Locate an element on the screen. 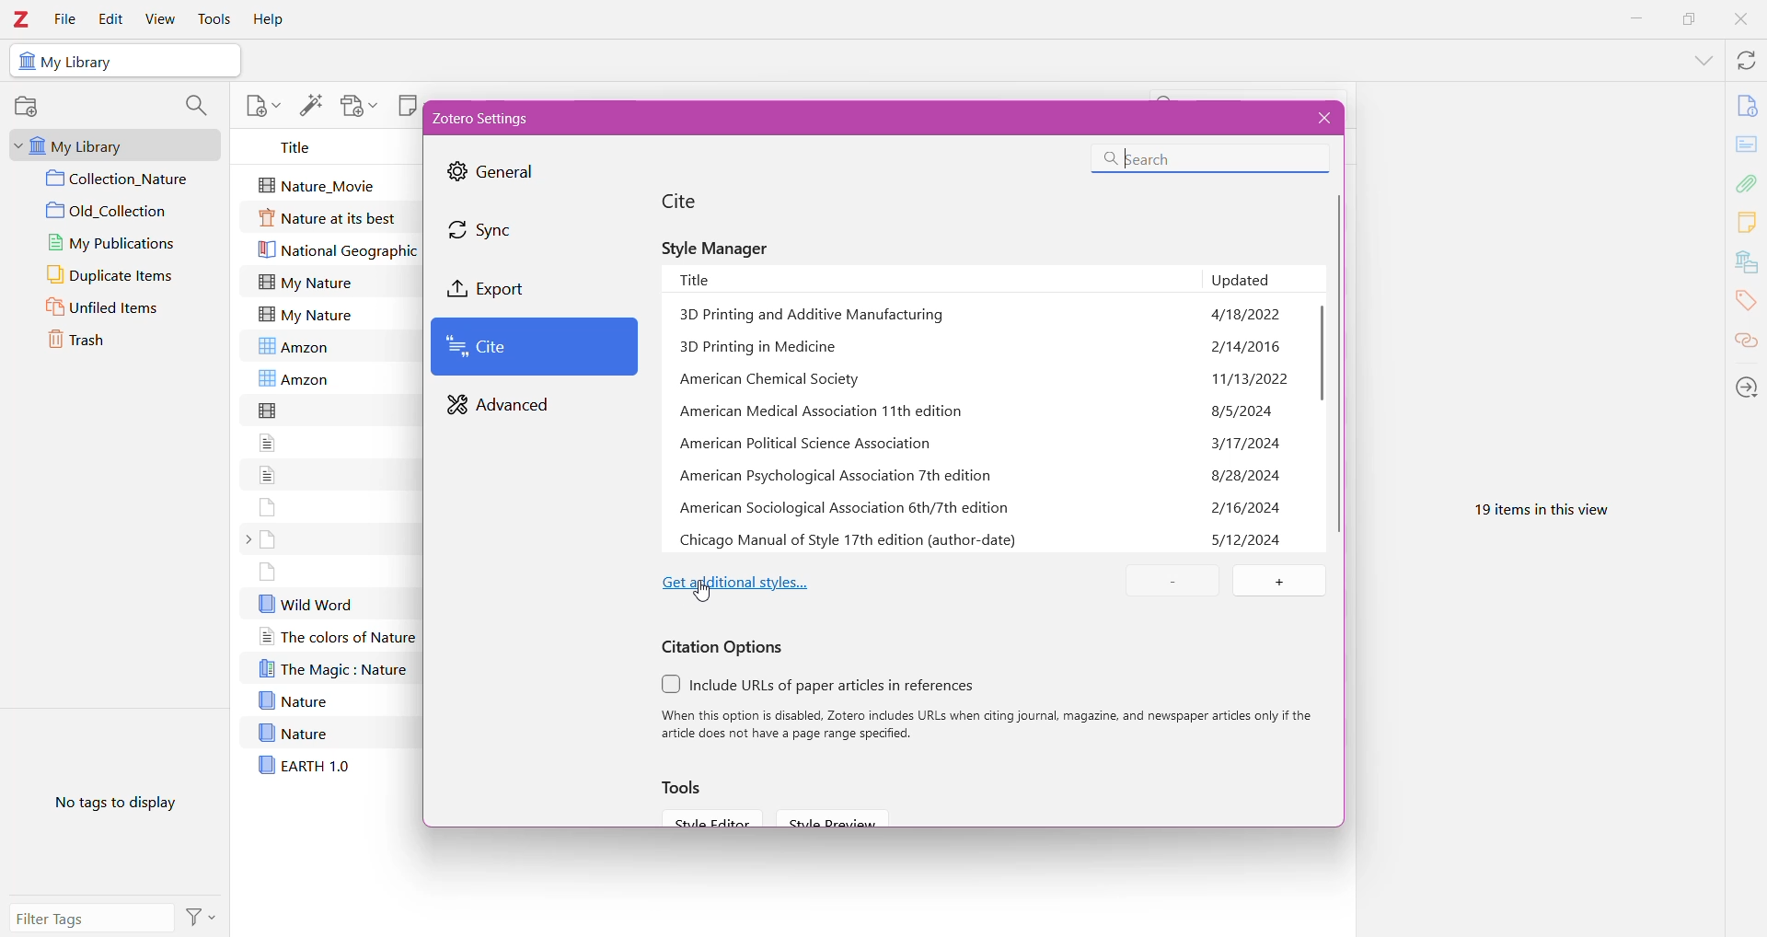  19 items in this view is located at coordinates (1536, 506).